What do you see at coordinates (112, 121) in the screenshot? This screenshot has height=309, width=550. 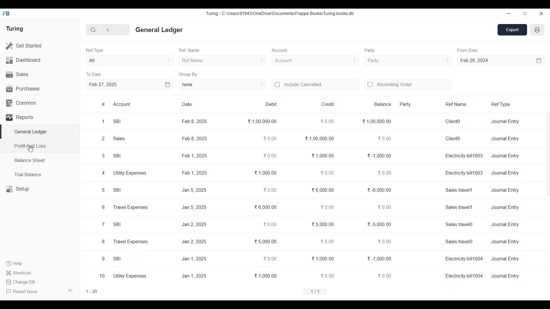 I see `1 SBI` at bounding box center [112, 121].